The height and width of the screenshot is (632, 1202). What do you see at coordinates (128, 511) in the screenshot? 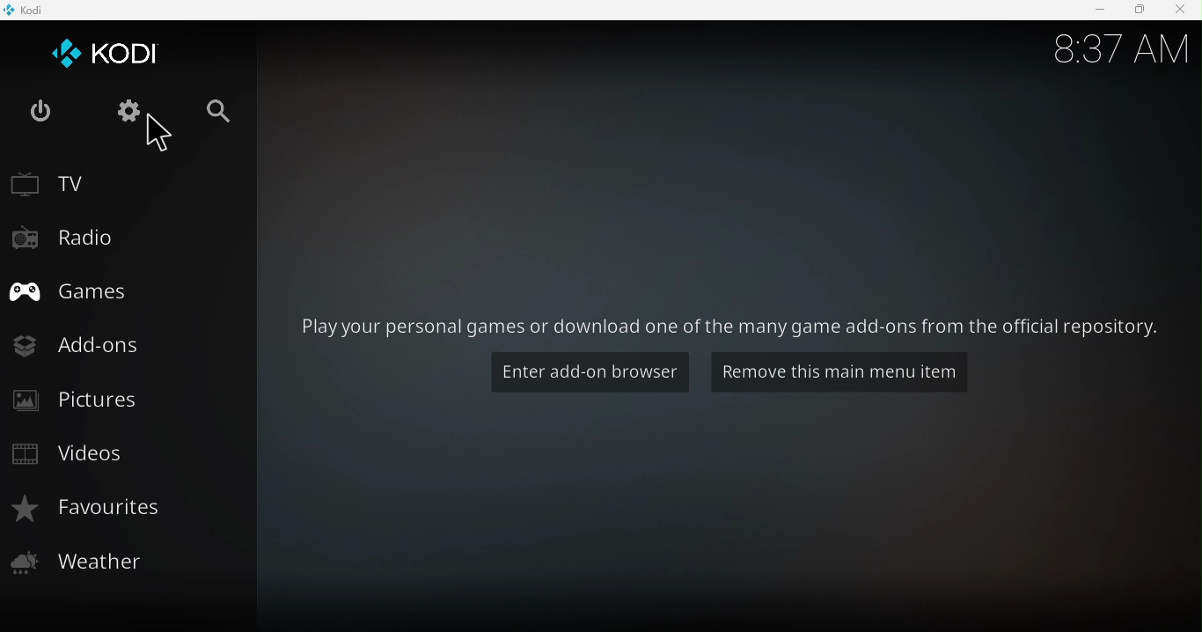
I see `Favourites` at bounding box center [128, 511].